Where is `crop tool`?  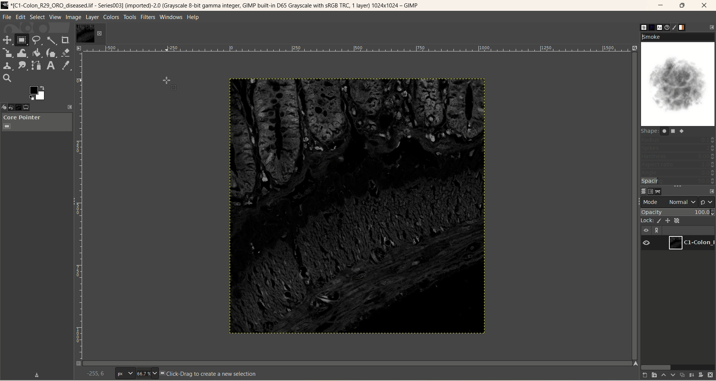 crop tool is located at coordinates (66, 40).